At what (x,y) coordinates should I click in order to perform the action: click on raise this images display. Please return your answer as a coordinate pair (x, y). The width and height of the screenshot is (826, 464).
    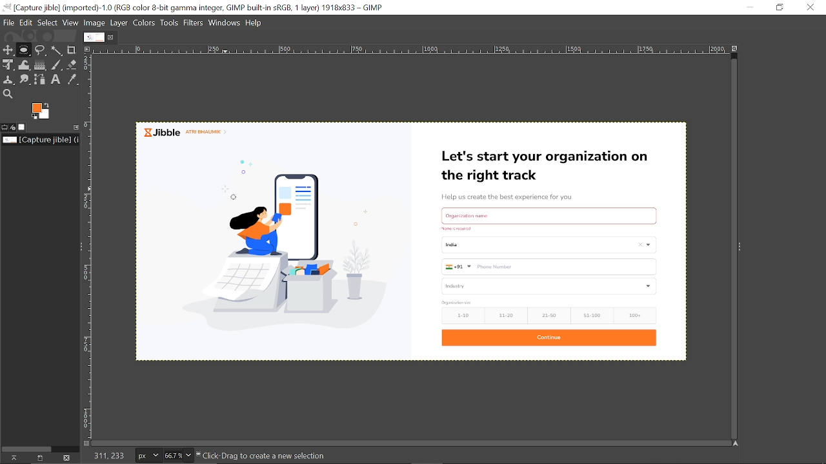
    Looking at the image, I should click on (12, 458).